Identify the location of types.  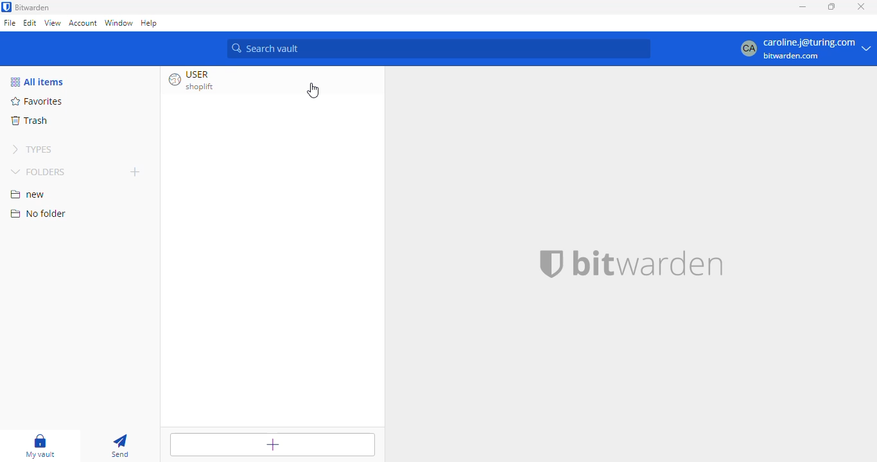
(33, 150).